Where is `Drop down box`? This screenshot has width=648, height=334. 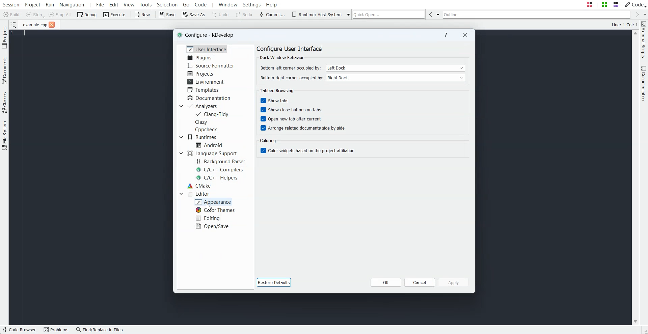
Drop down box is located at coordinates (181, 106).